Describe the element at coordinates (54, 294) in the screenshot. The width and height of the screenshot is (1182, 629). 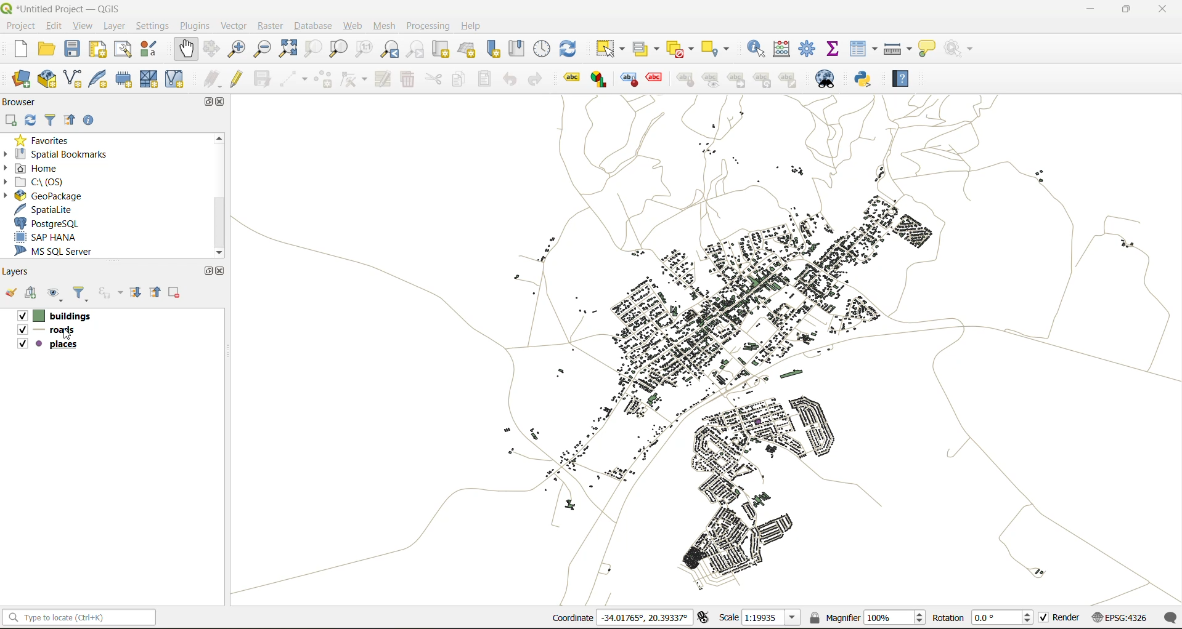
I see `manage map` at that location.